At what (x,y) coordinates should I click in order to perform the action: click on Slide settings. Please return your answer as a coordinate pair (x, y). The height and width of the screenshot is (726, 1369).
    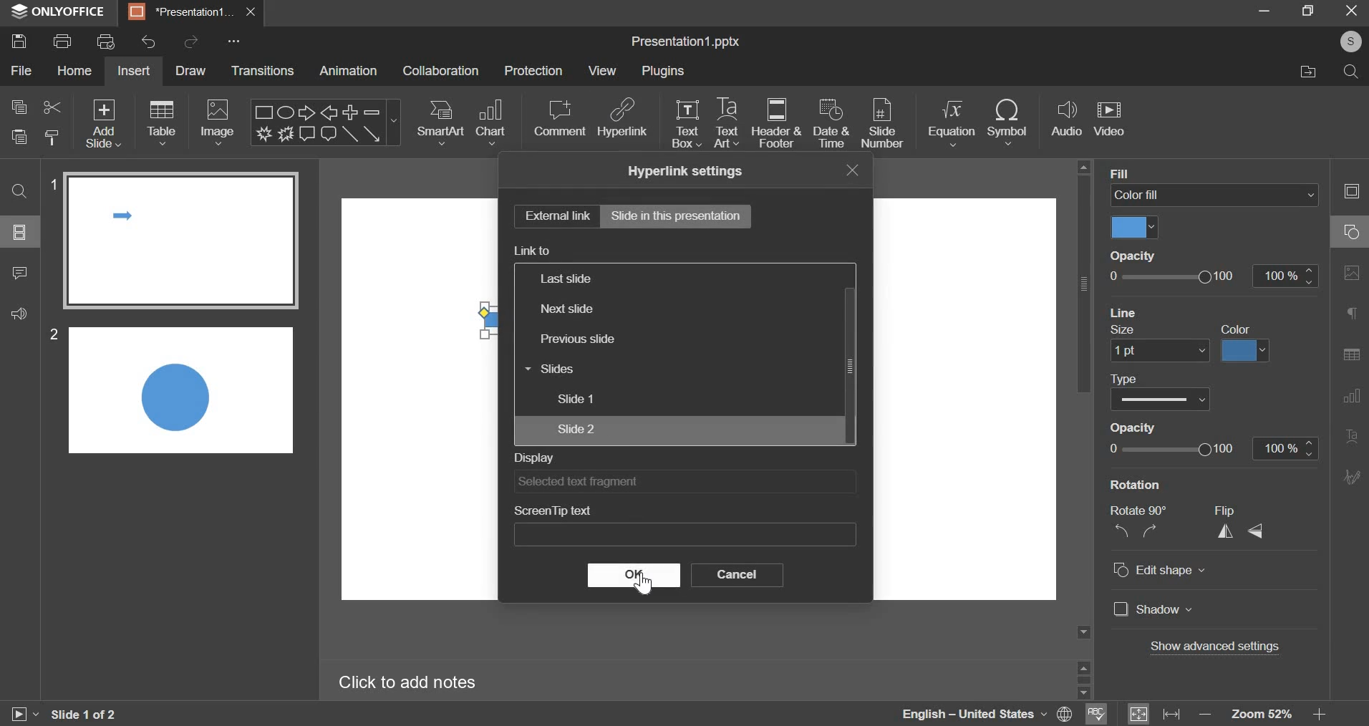
    Looking at the image, I should click on (1354, 193).